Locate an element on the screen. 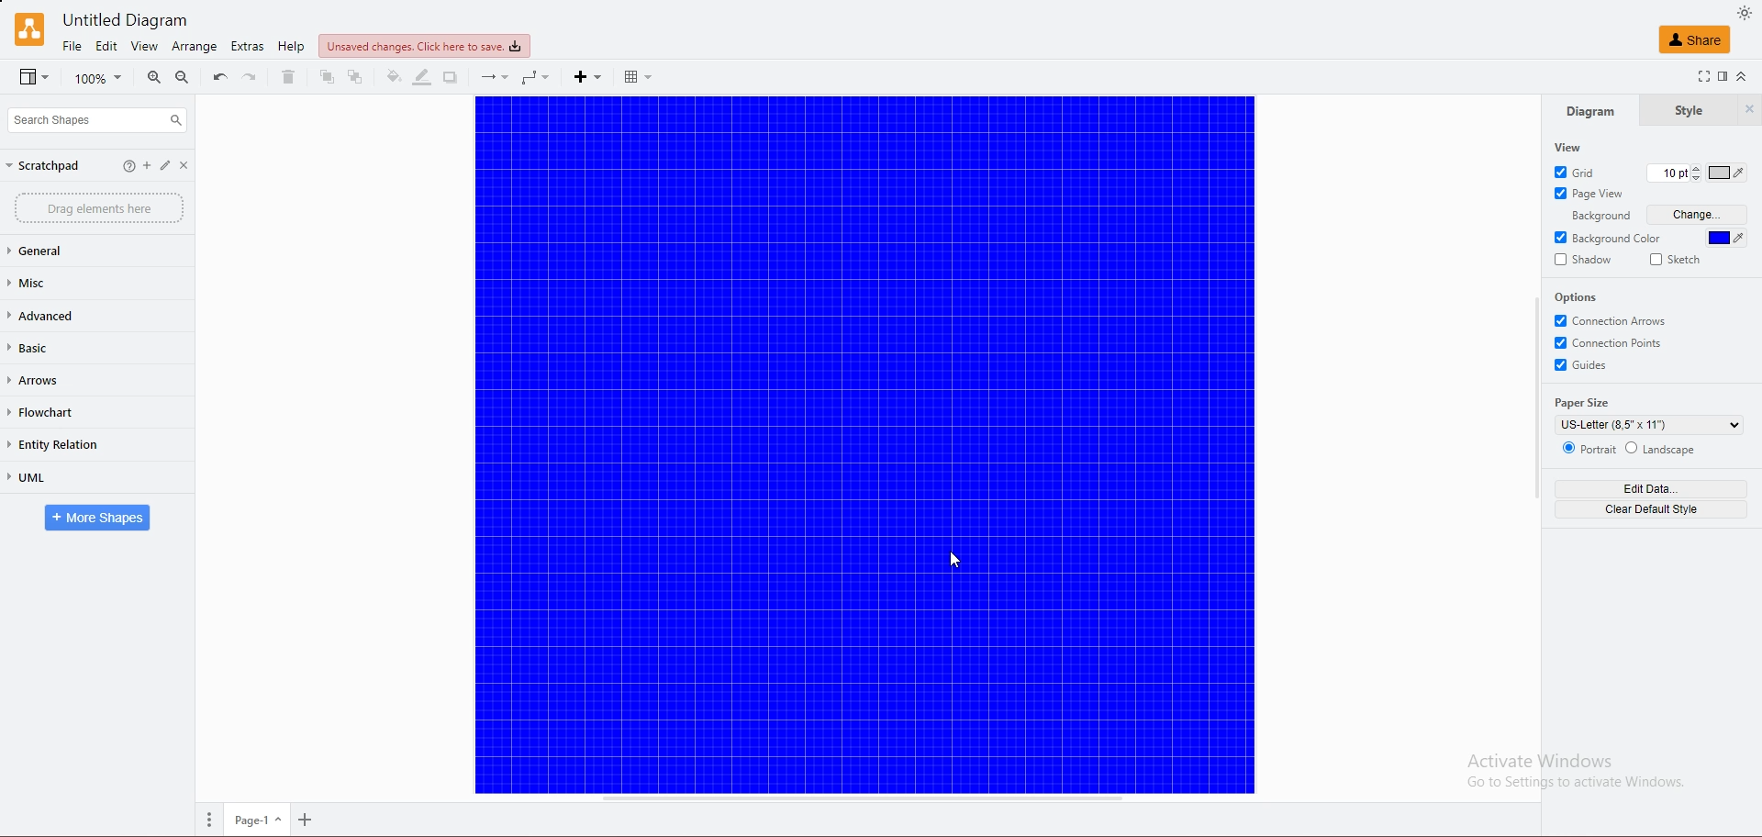 The image size is (1762, 837). delete is located at coordinates (288, 77).